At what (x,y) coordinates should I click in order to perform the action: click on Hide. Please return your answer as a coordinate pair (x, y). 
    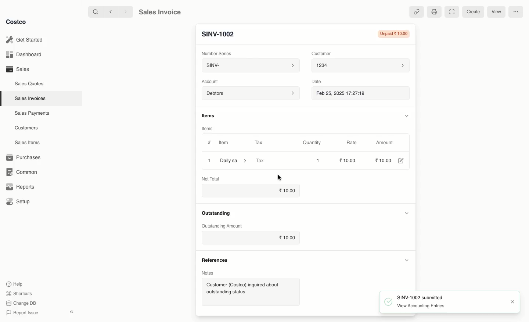
    Looking at the image, I should click on (404, 115).